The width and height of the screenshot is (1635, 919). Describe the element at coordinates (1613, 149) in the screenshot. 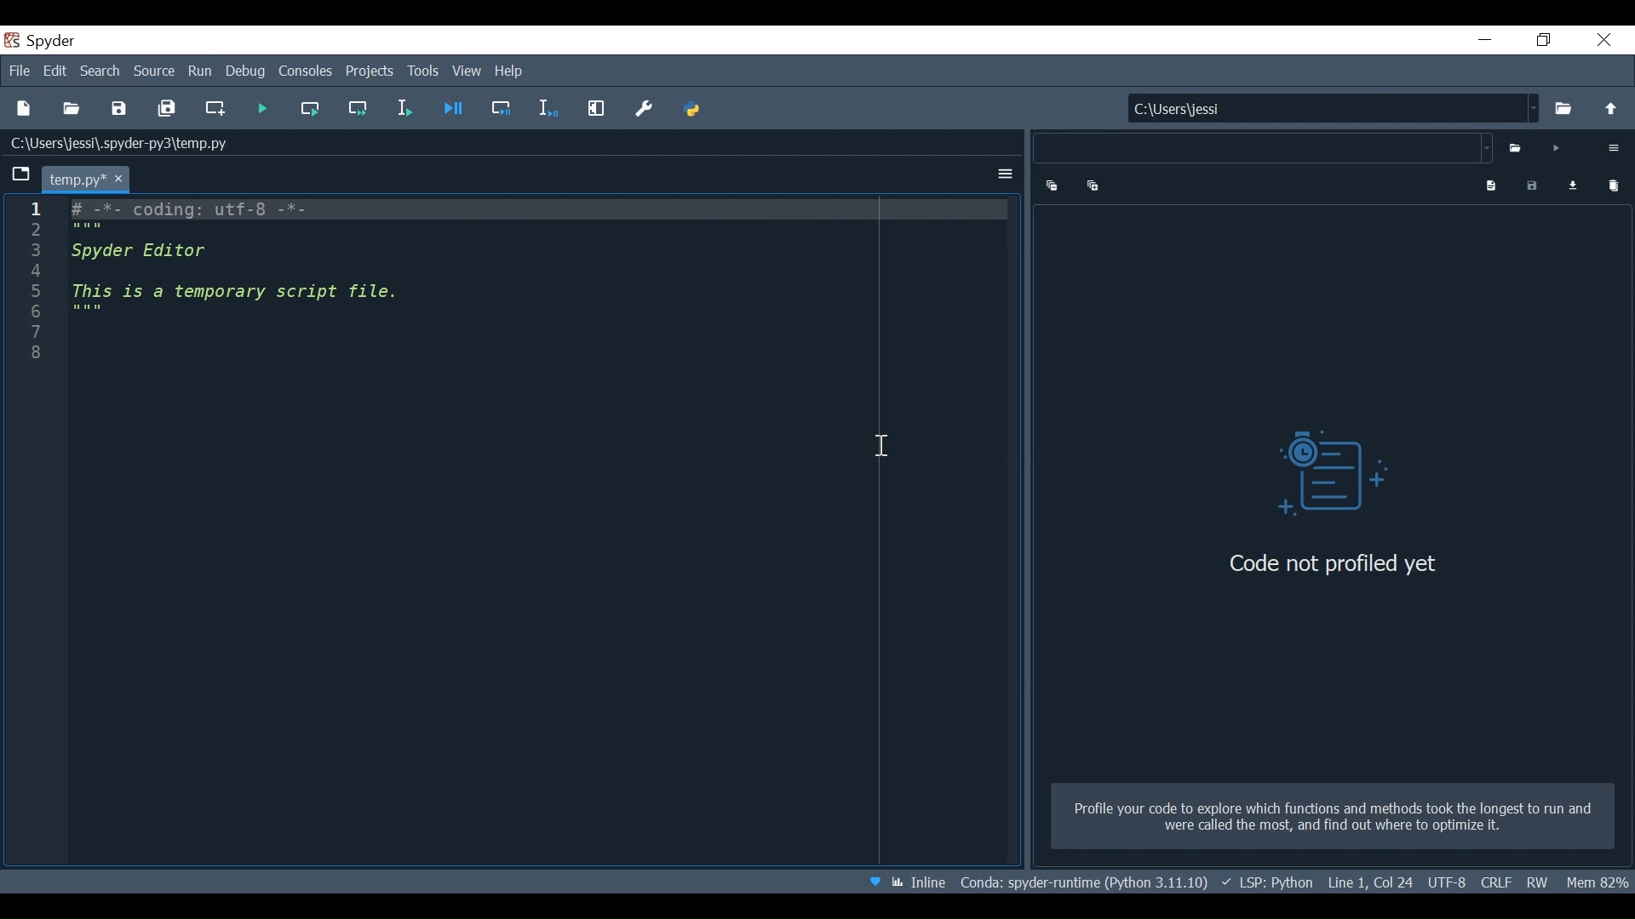

I see `Options` at that location.